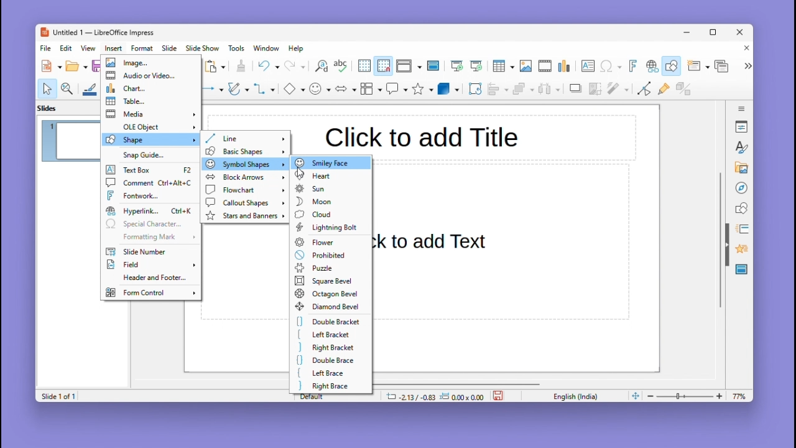  Describe the element at coordinates (269, 48) in the screenshot. I see `Window` at that location.